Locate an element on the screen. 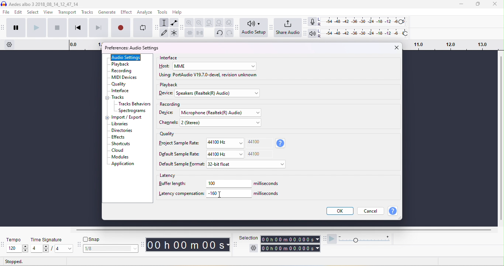 This screenshot has height=266, width=504. sample rate information is located at coordinates (281, 143).